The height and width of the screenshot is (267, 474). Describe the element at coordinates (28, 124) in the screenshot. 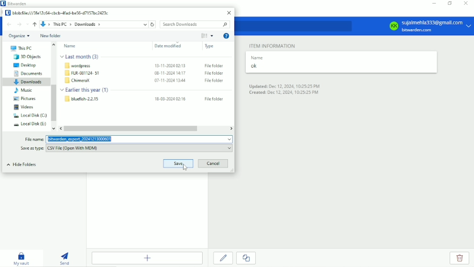

I see `Local disk (E:)` at that location.